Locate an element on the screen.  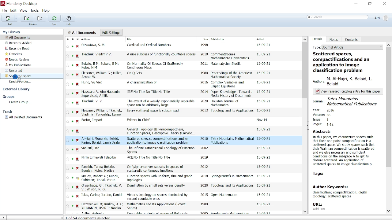
2019 is located at coordinates (204, 157).